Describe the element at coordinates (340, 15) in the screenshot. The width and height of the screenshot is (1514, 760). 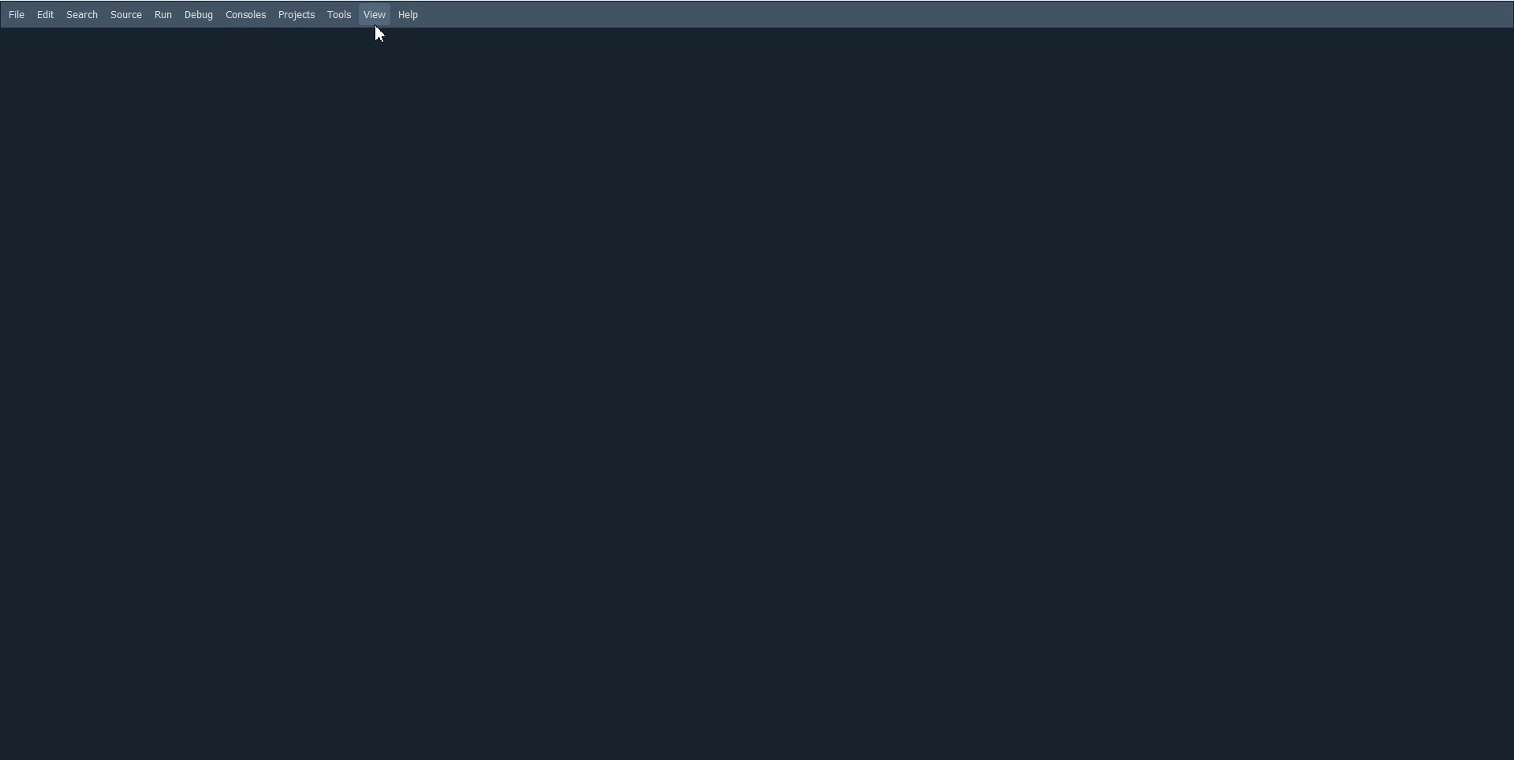
I see `Tools` at that location.